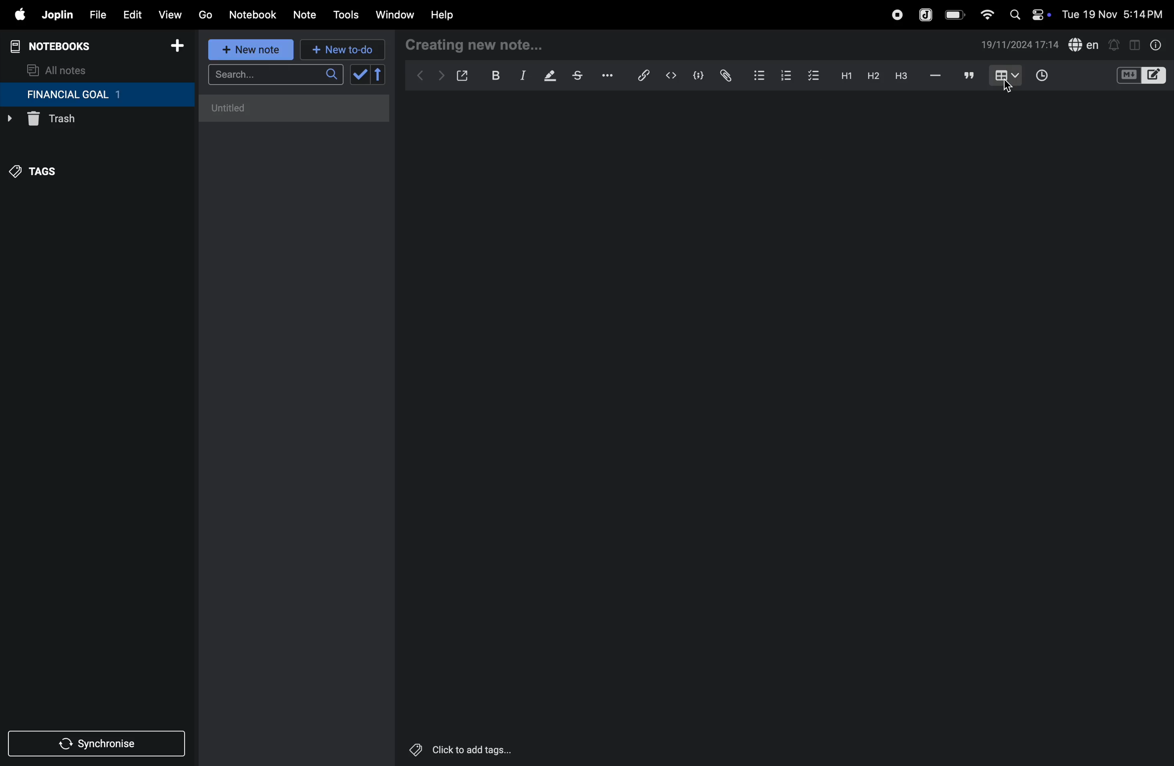 This screenshot has height=766, width=1174. What do you see at coordinates (295, 108) in the screenshot?
I see `Untitled` at bounding box center [295, 108].